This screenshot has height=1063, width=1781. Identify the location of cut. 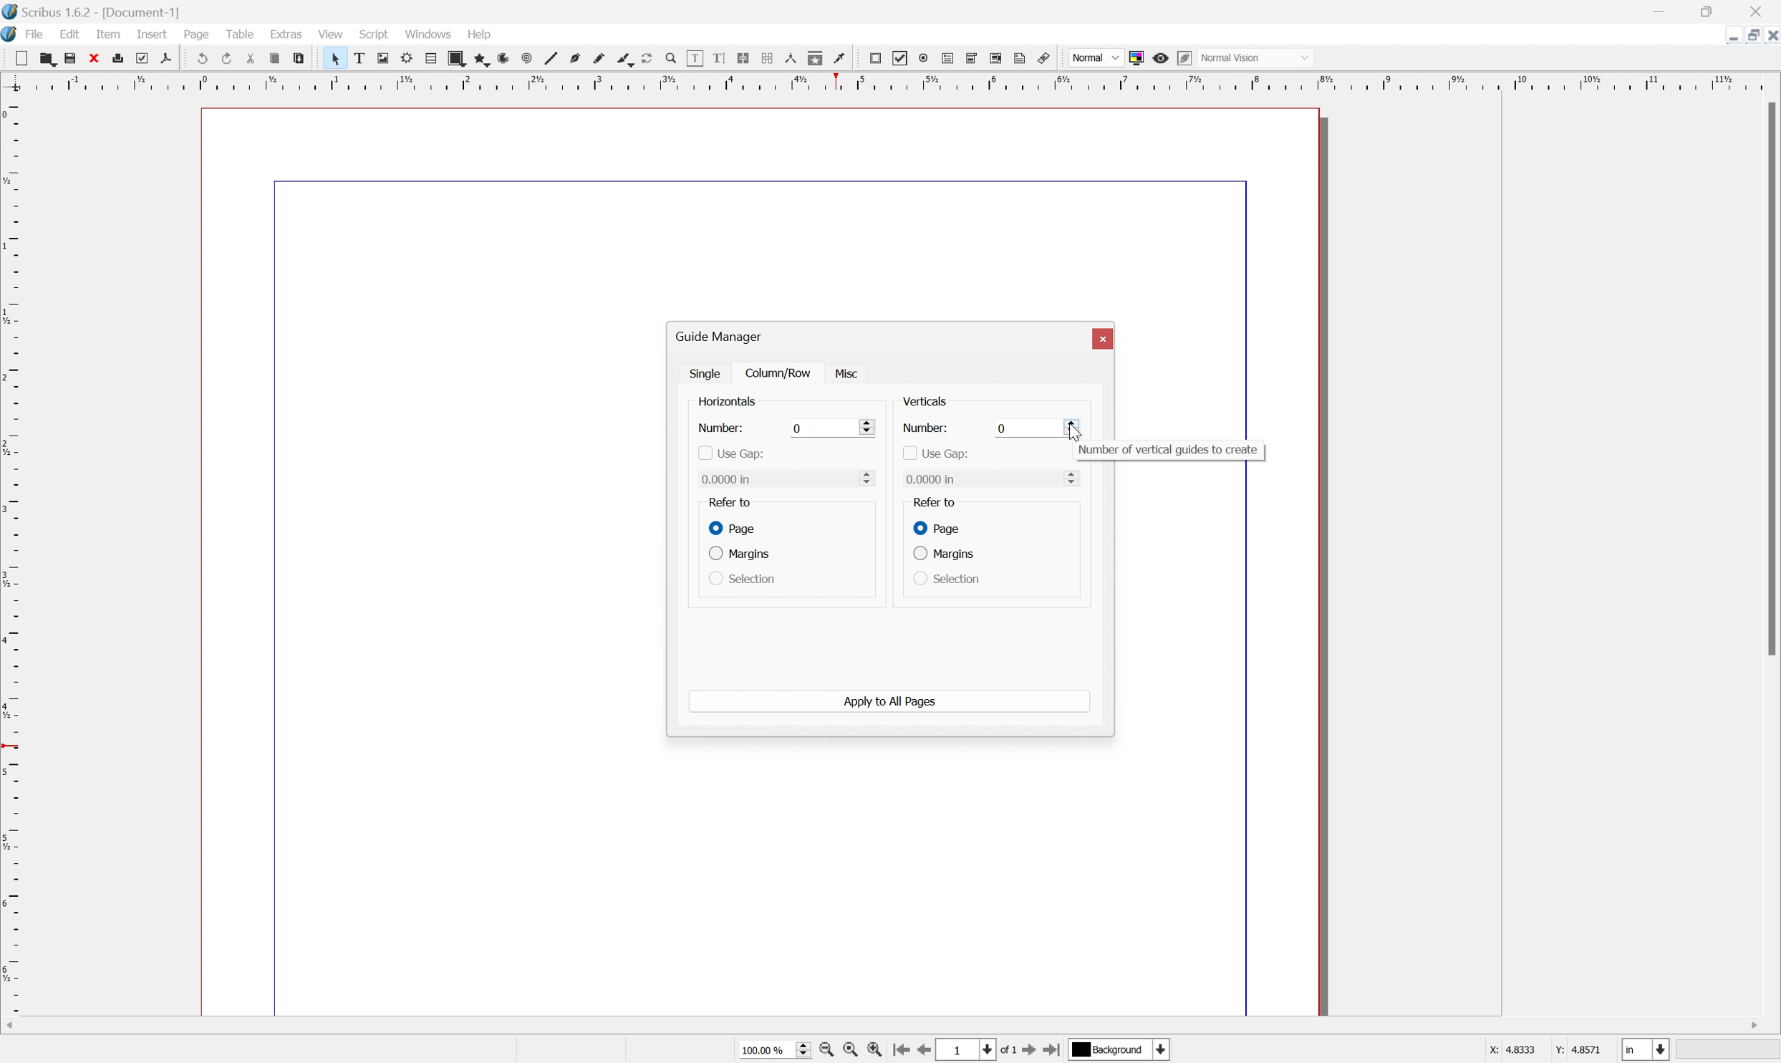
(251, 57).